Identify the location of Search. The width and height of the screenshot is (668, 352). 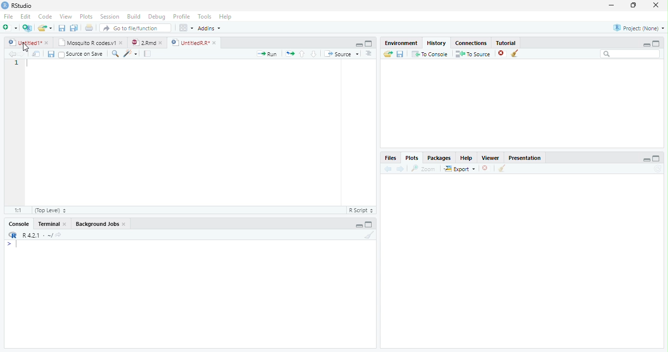
(630, 54).